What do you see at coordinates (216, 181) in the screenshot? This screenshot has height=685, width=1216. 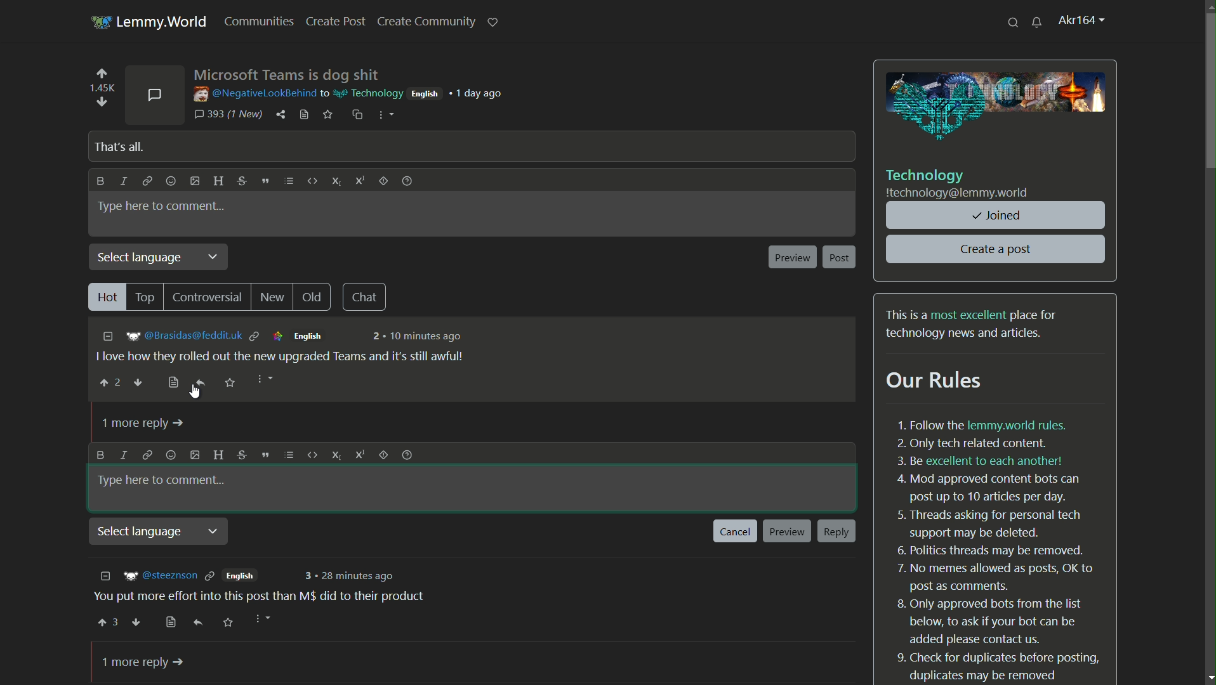 I see `header` at bounding box center [216, 181].